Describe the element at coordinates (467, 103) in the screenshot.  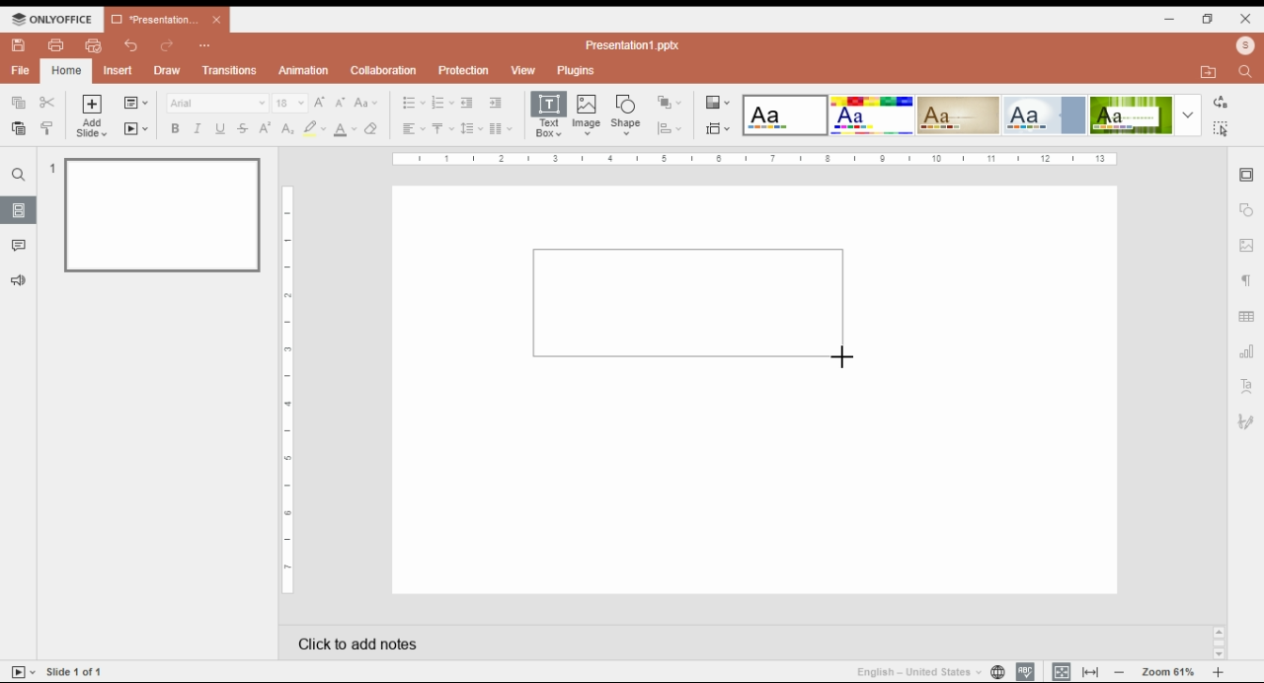
I see `decrease indent` at that location.